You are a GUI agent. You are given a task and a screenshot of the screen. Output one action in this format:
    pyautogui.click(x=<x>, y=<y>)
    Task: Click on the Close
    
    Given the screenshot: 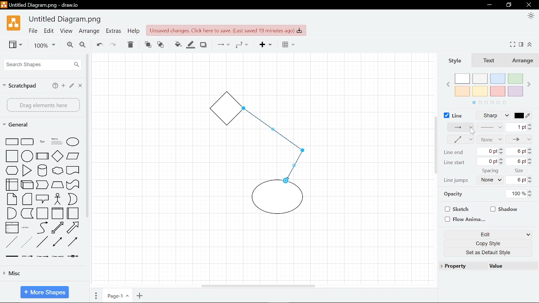 What is the action you would take?
    pyautogui.click(x=81, y=86)
    